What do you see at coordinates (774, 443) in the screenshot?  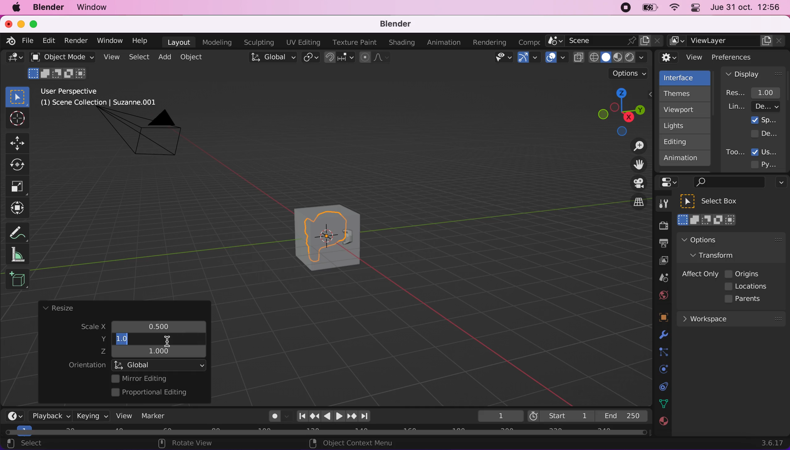 I see `3.6.17` at bounding box center [774, 443].